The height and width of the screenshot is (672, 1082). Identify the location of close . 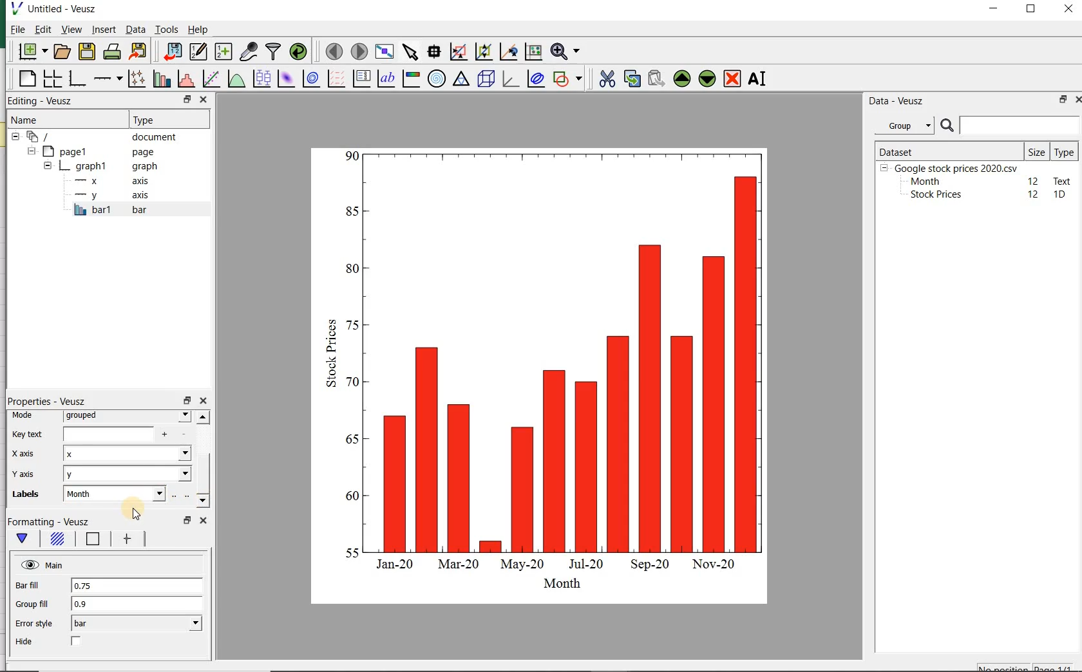
(1081, 100).